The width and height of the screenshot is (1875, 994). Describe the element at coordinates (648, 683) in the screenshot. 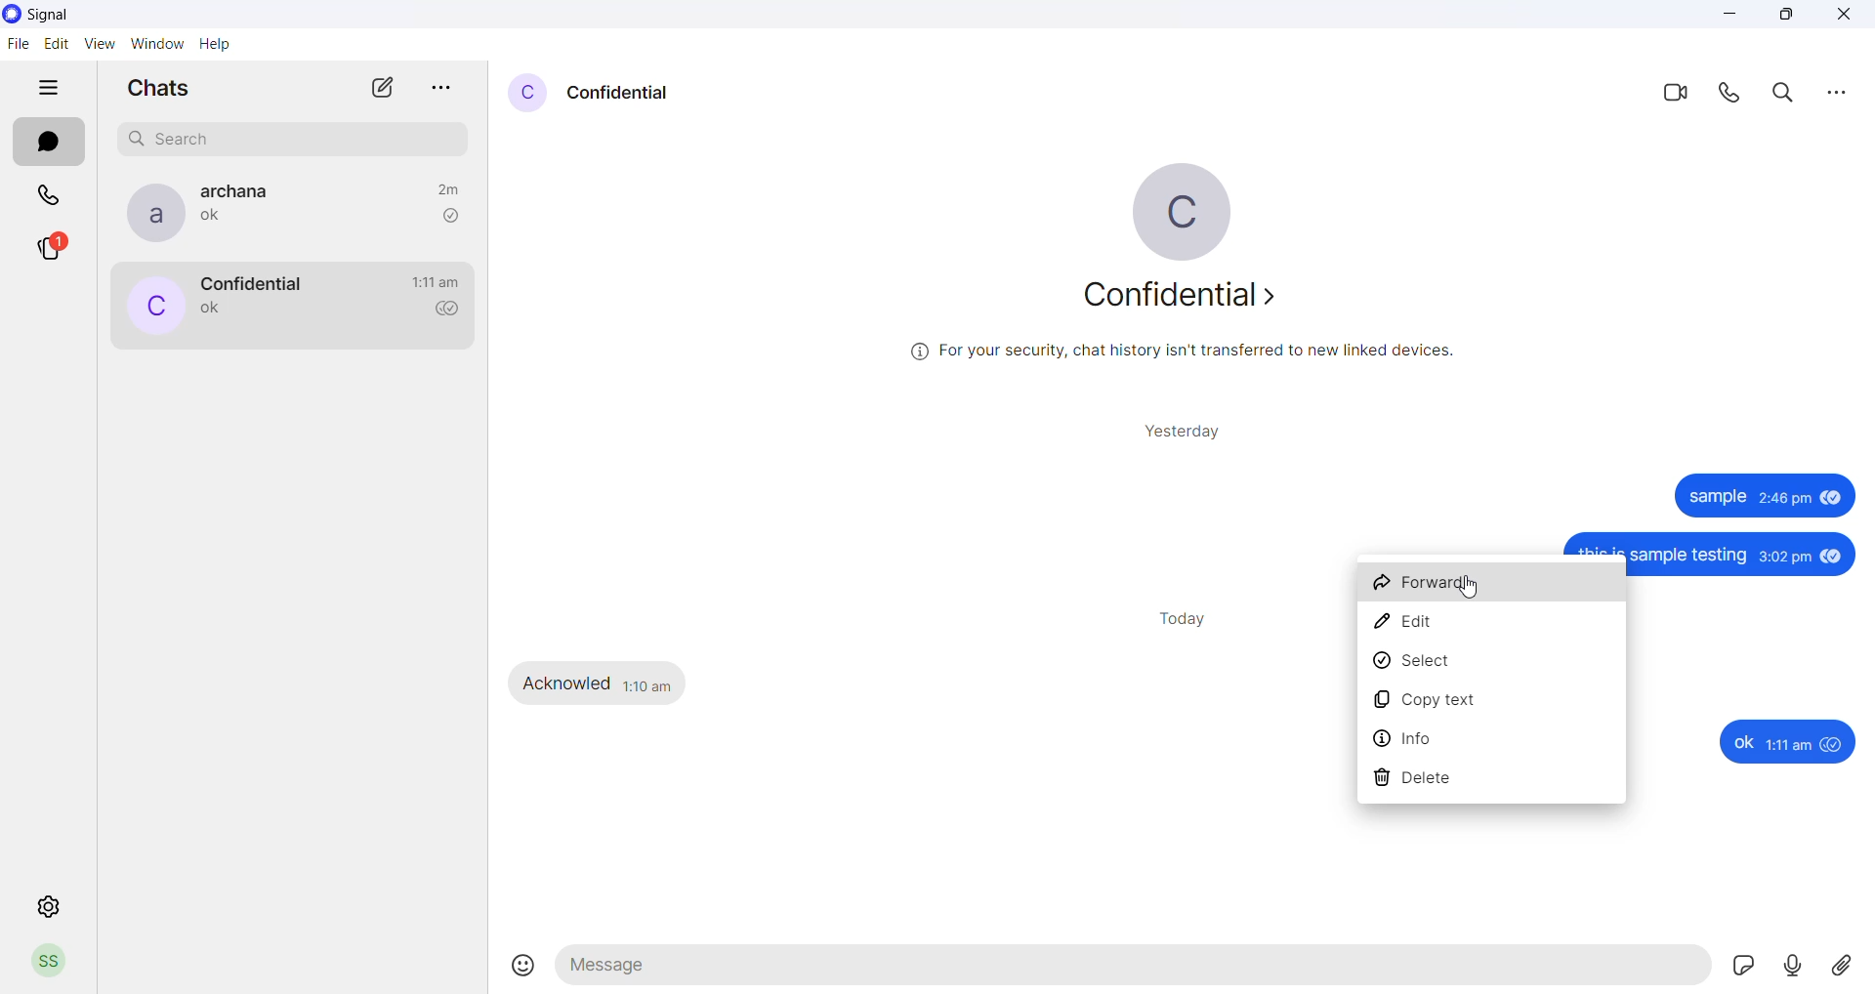

I see `1:10 am` at that location.